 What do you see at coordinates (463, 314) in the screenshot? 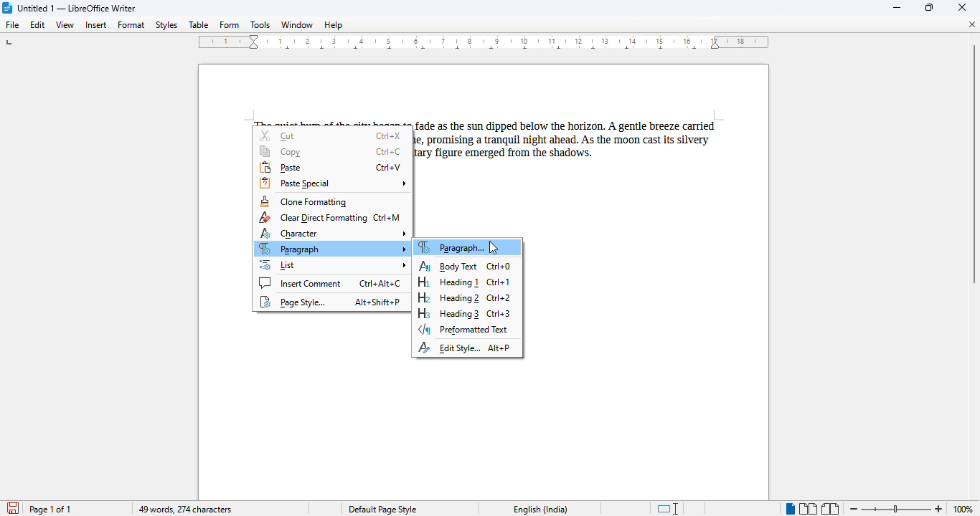
I see `heading 3` at bounding box center [463, 314].